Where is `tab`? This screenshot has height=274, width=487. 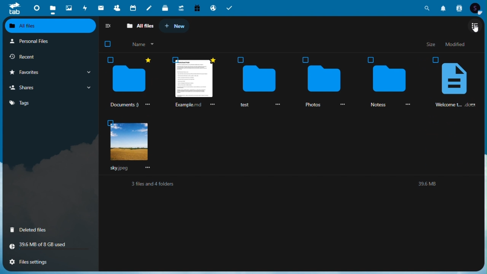
tab is located at coordinates (13, 9).